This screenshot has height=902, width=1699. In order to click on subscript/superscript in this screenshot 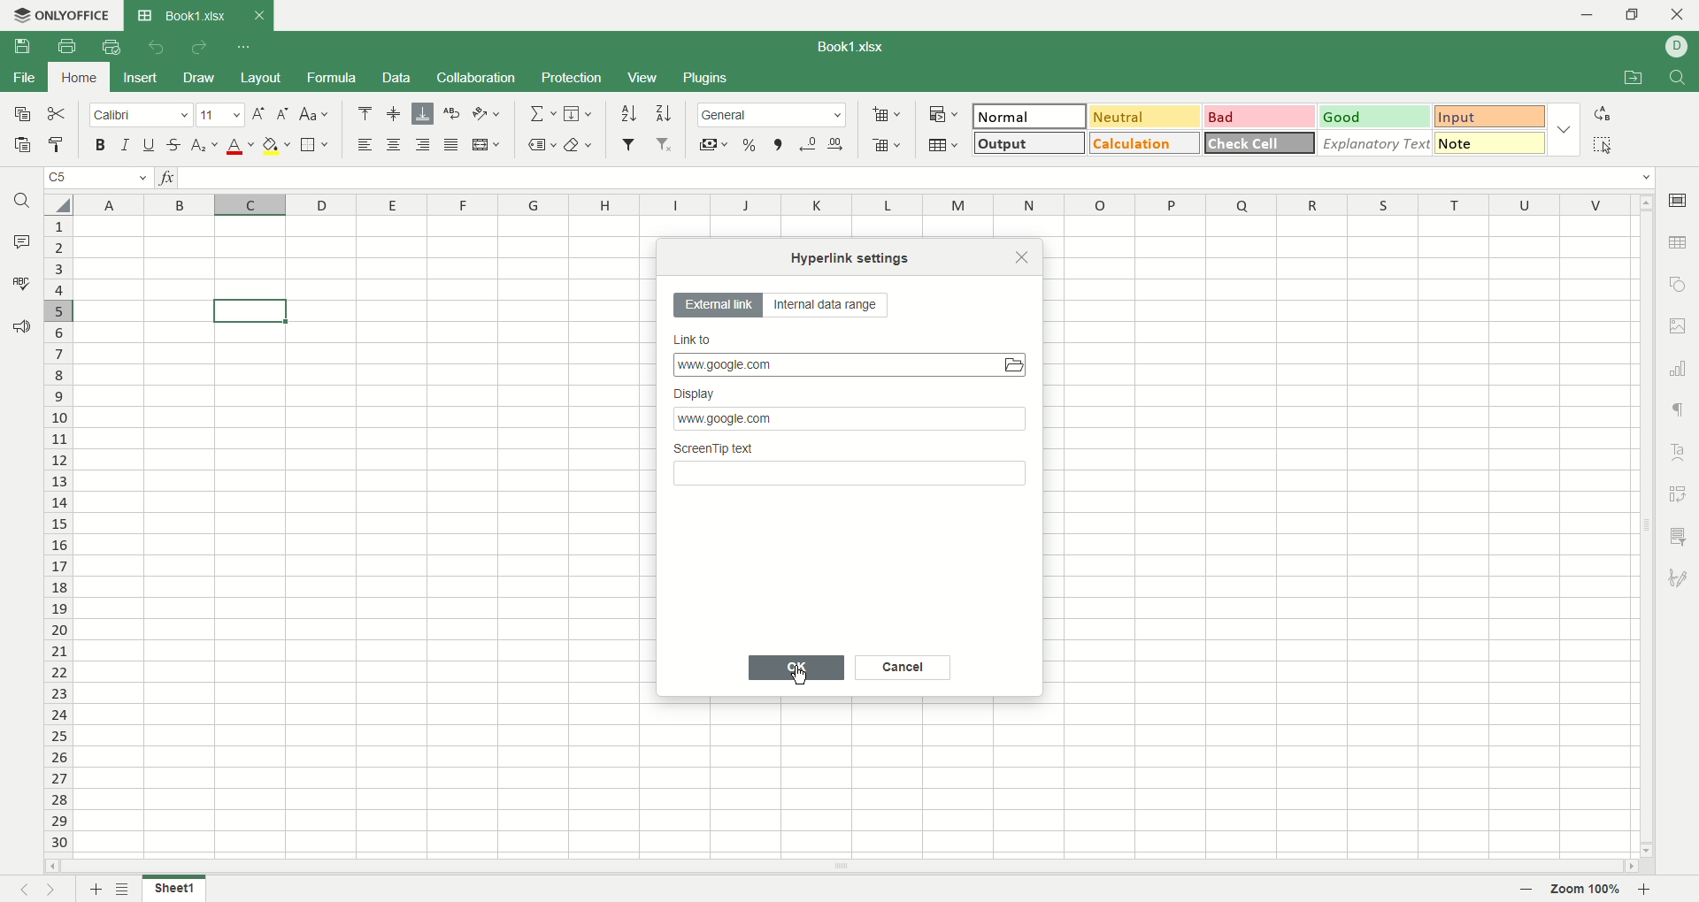, I will do `click(204, 146)`.